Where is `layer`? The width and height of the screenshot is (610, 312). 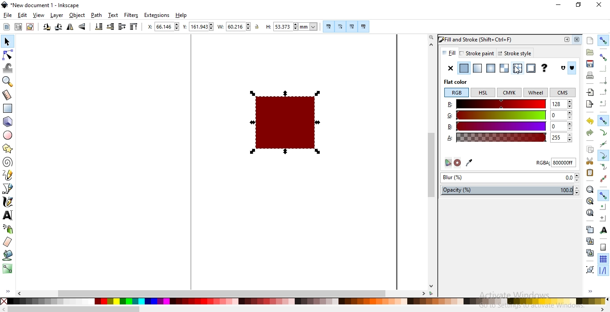 layer is located at coordinates (58, 16).